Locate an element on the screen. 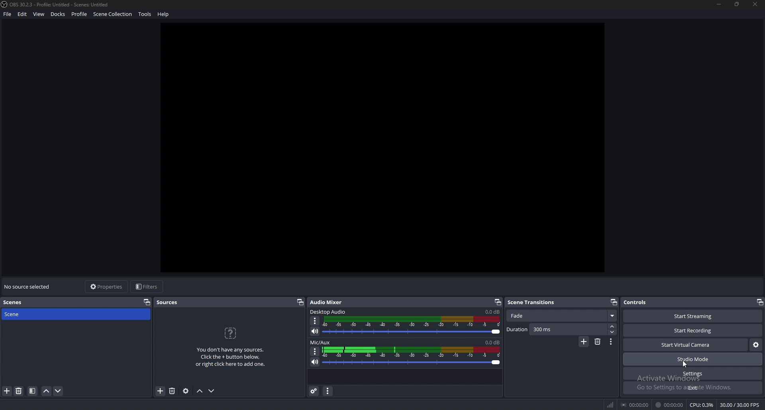 This screenshot has width=765, height=410. 00:00:00 is located at coordinates (634, 405).